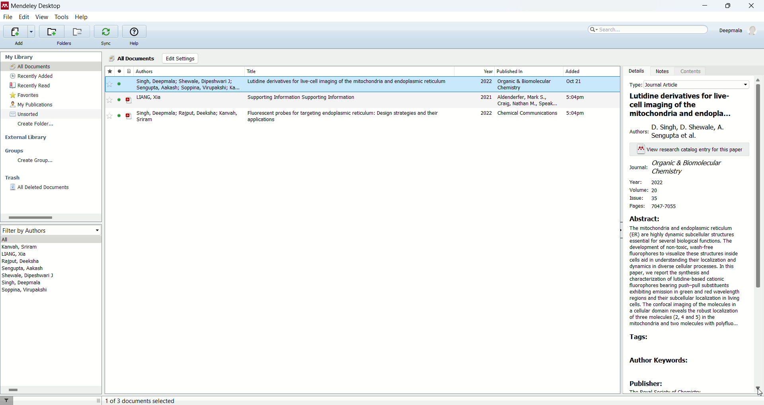  What do you see at coordinates (754, 6) in the screenshot?
I see `close` at bounding box center [754, 6].